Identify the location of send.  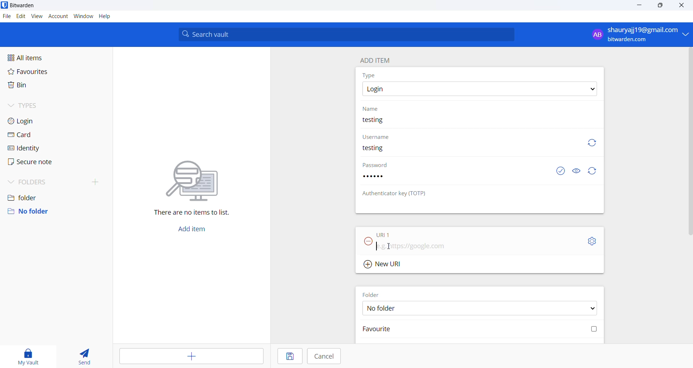
(85, 355).